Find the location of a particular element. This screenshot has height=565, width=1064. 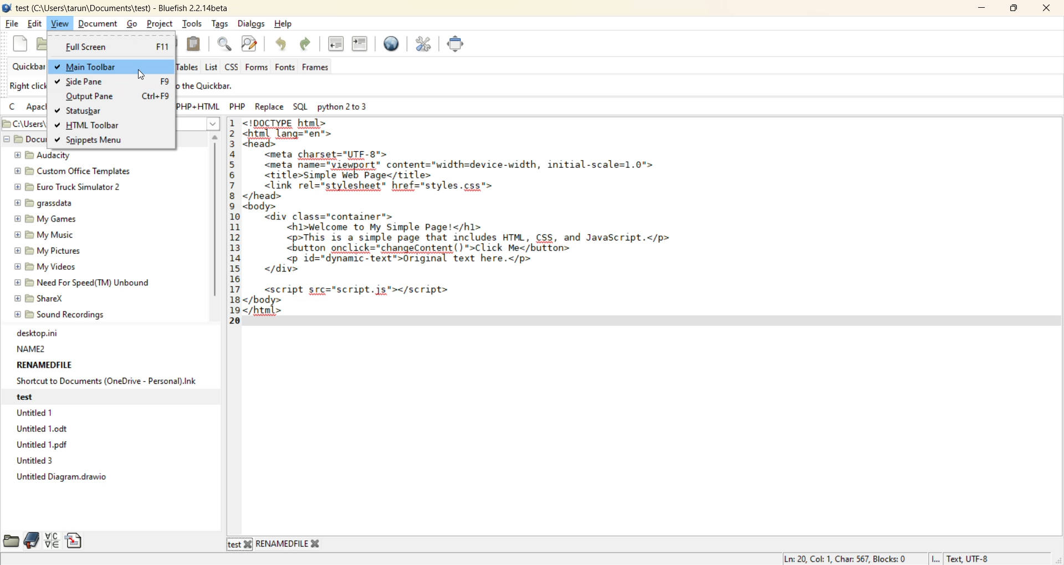

tools is located at coordinates (193, 23).